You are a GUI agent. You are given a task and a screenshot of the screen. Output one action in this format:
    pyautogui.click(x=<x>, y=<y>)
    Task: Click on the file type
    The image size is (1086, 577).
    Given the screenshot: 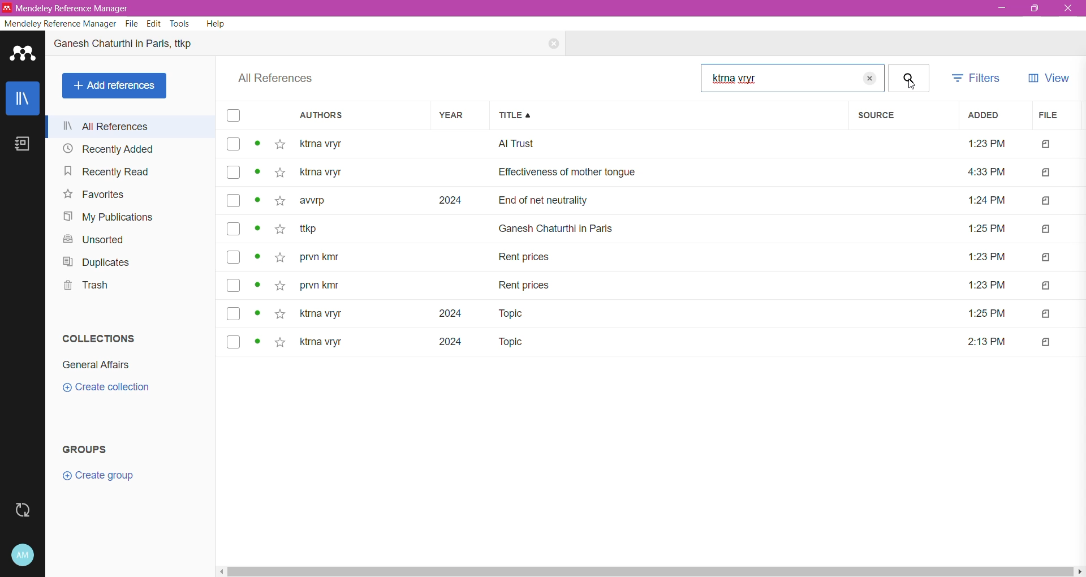 What is the action you would take?
    pyautogui.click(x=1044, y=173)
    